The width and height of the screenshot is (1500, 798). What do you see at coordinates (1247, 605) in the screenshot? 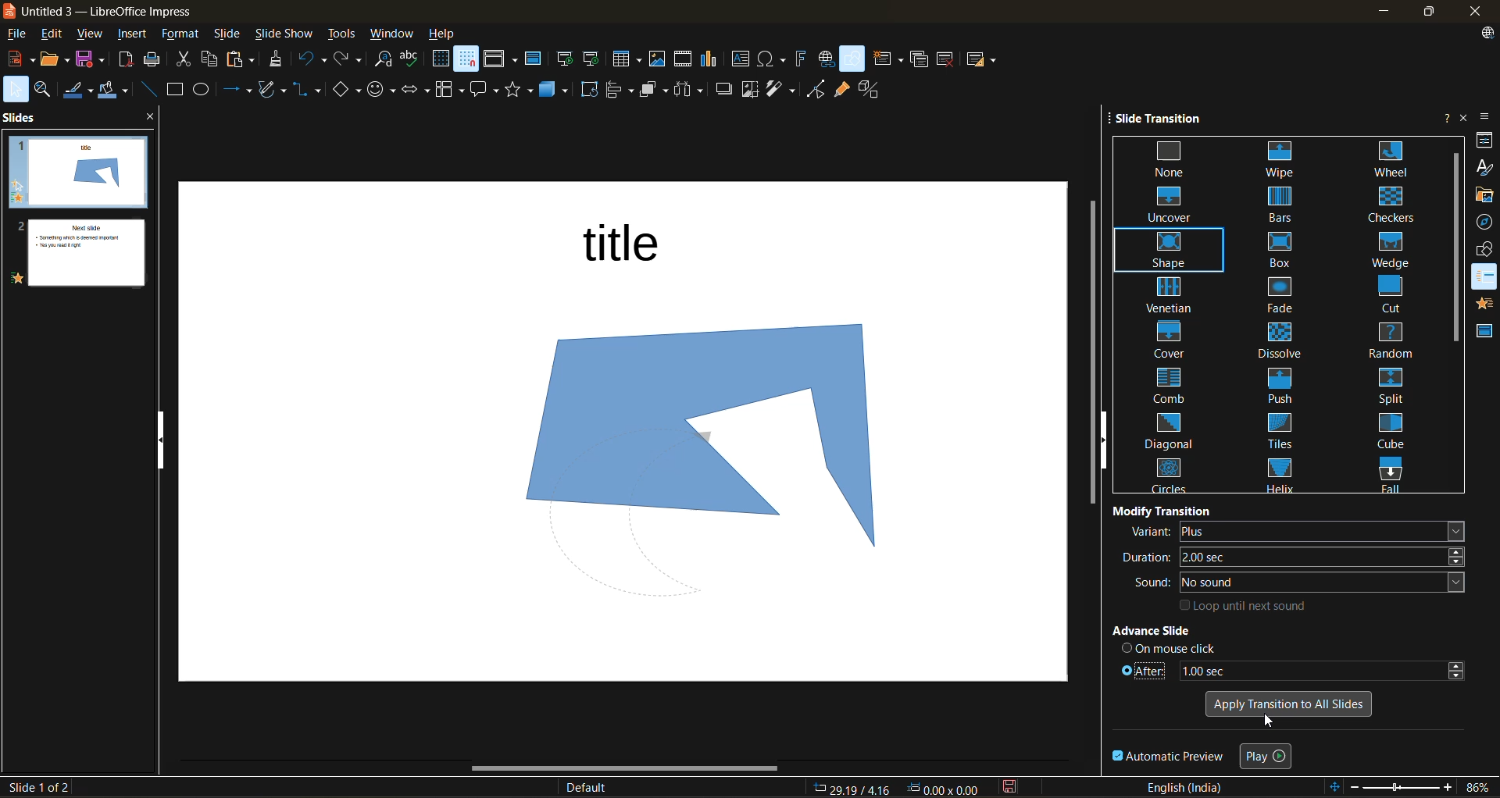
I see `loop until next sound` at bounding box center [1247, 605].